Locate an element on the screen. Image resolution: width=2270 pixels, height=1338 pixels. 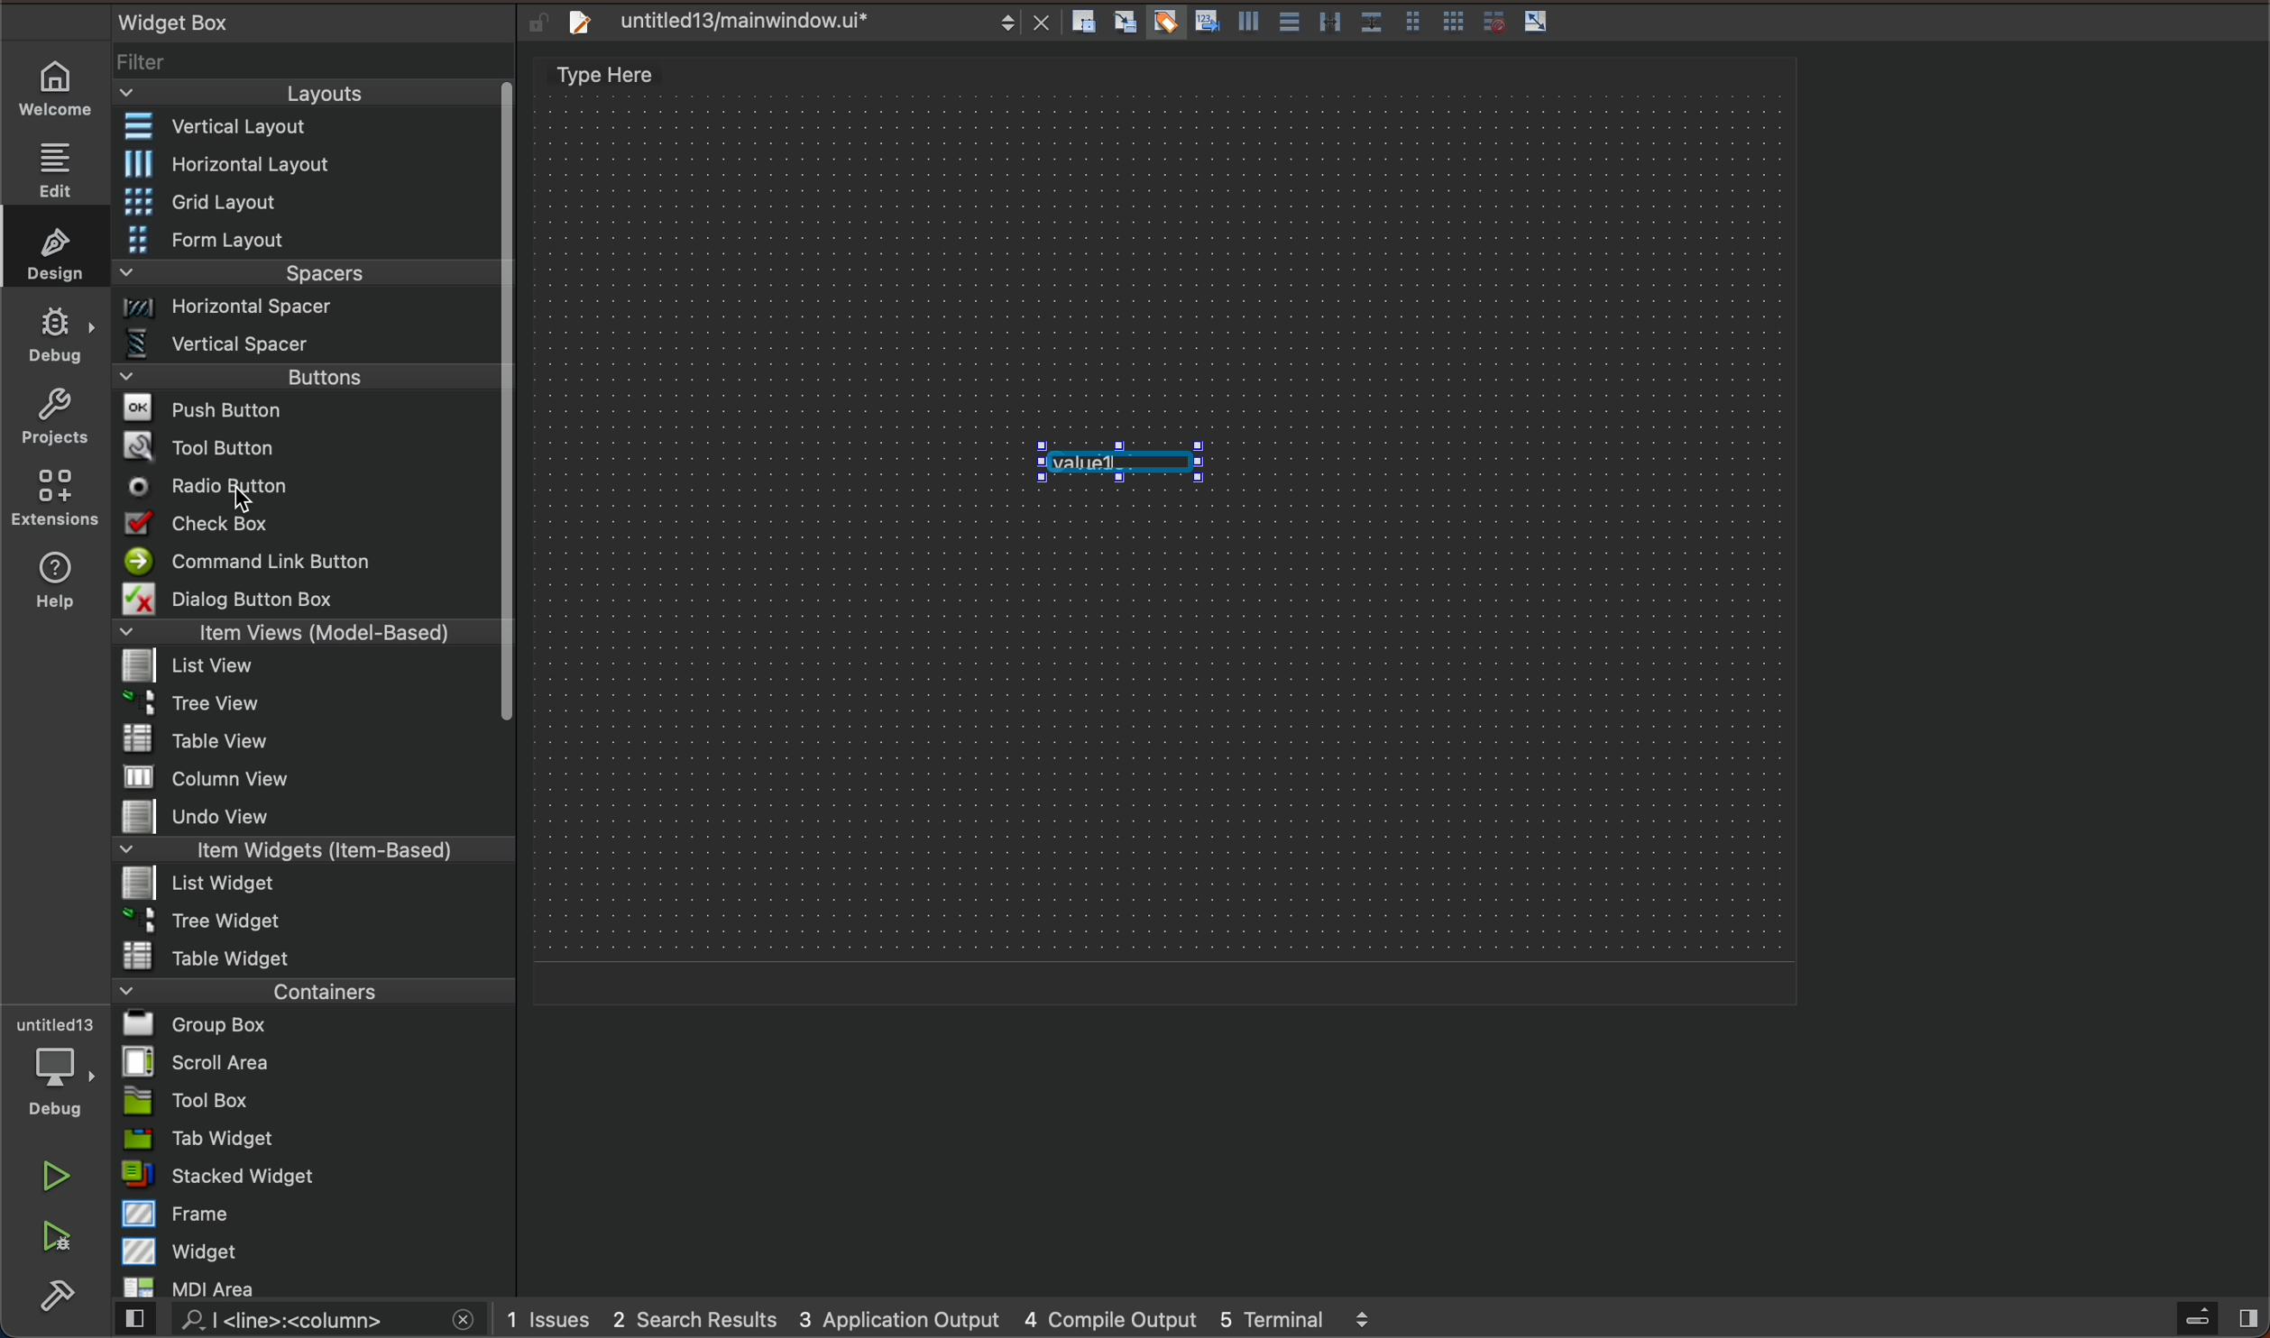
run and debug is located at coordinates (59, 1240).